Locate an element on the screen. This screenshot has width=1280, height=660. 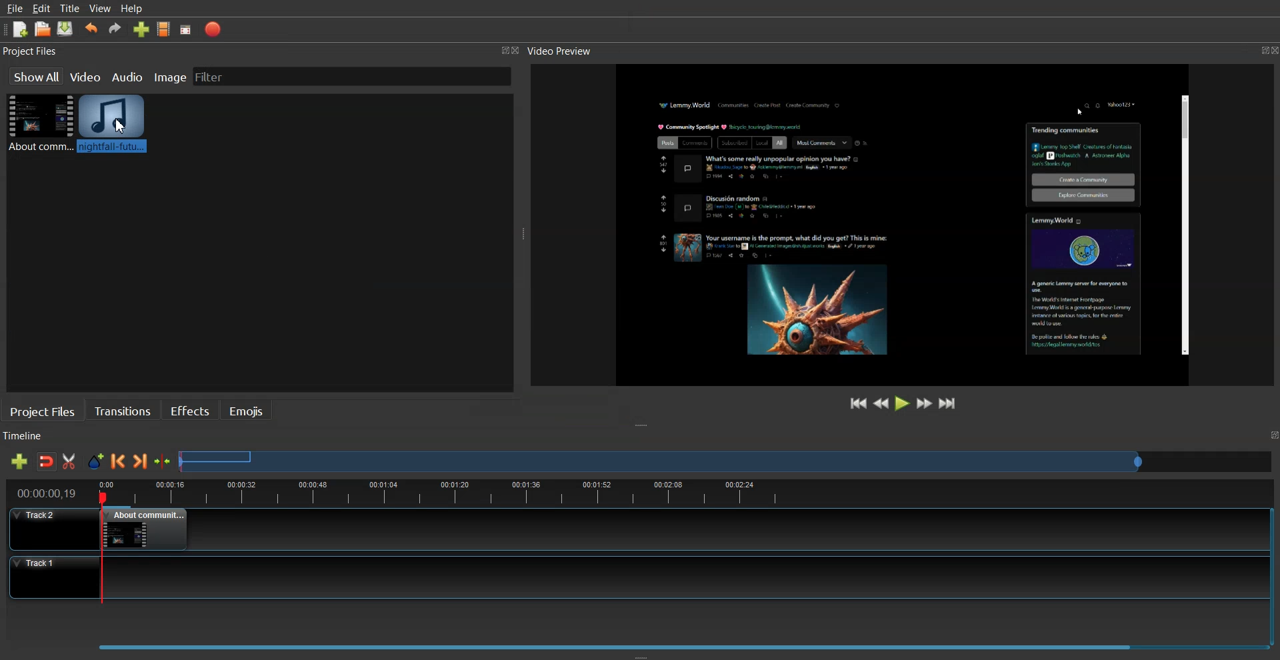
File Preview is located at coordinates (883, 221).